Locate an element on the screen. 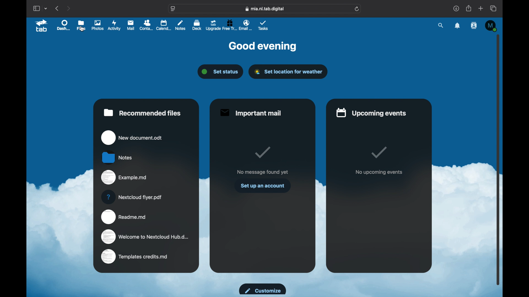 The image size is (529, 297). files is located at coordinates (81, 25).